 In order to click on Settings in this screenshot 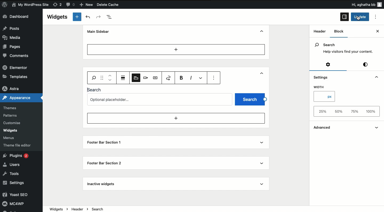, I will do `click(321, 76)`.